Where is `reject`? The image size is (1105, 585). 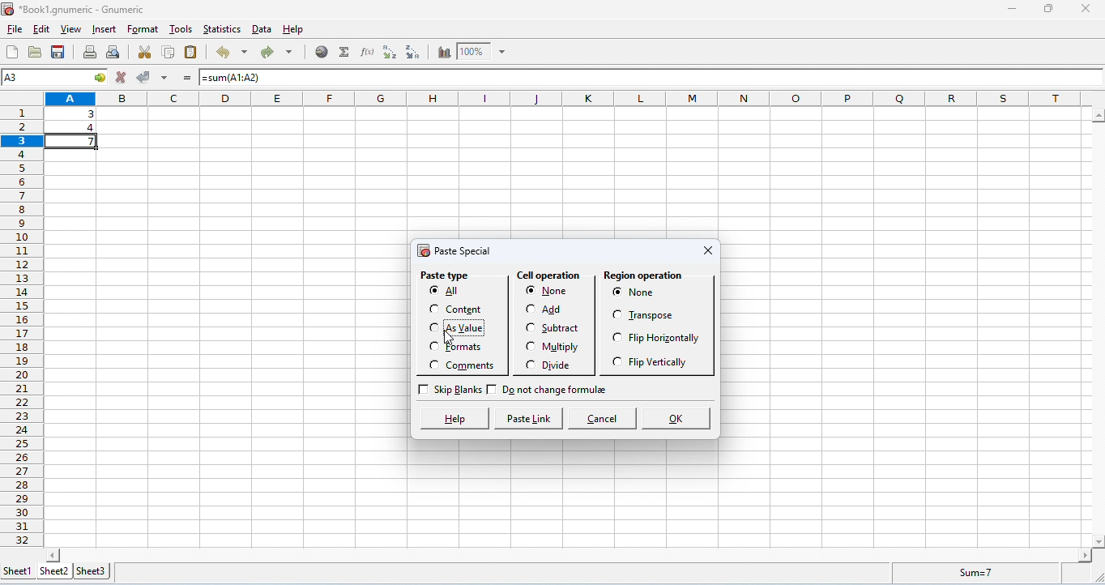
reject is located at coordinates (121, 77).